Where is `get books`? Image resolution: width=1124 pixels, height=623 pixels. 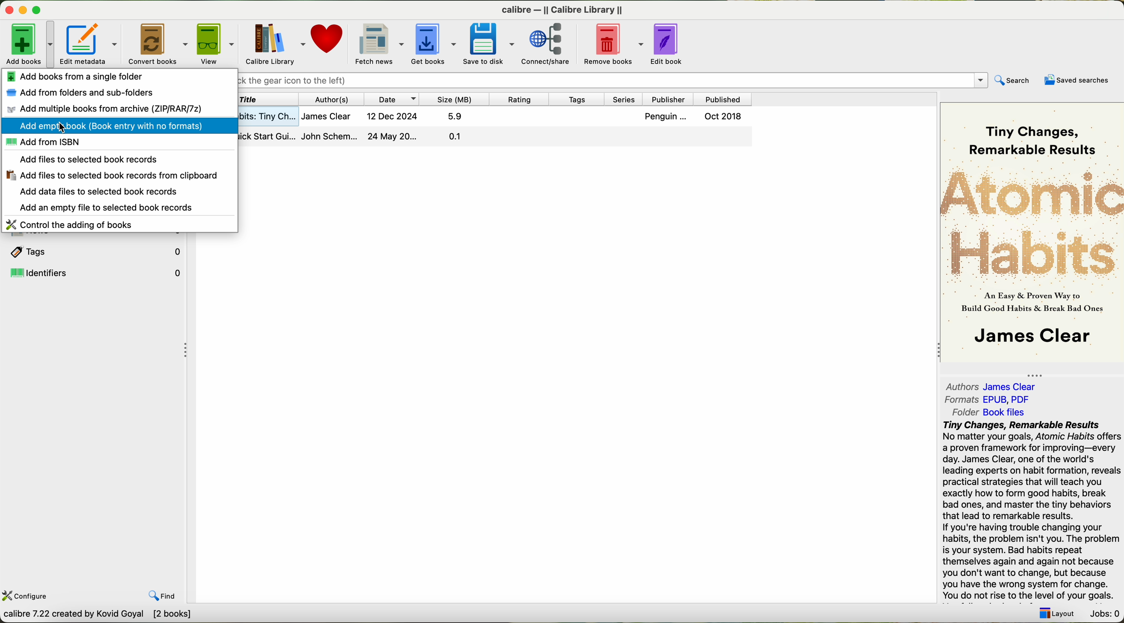
get books is located at coordinates (432, 44).